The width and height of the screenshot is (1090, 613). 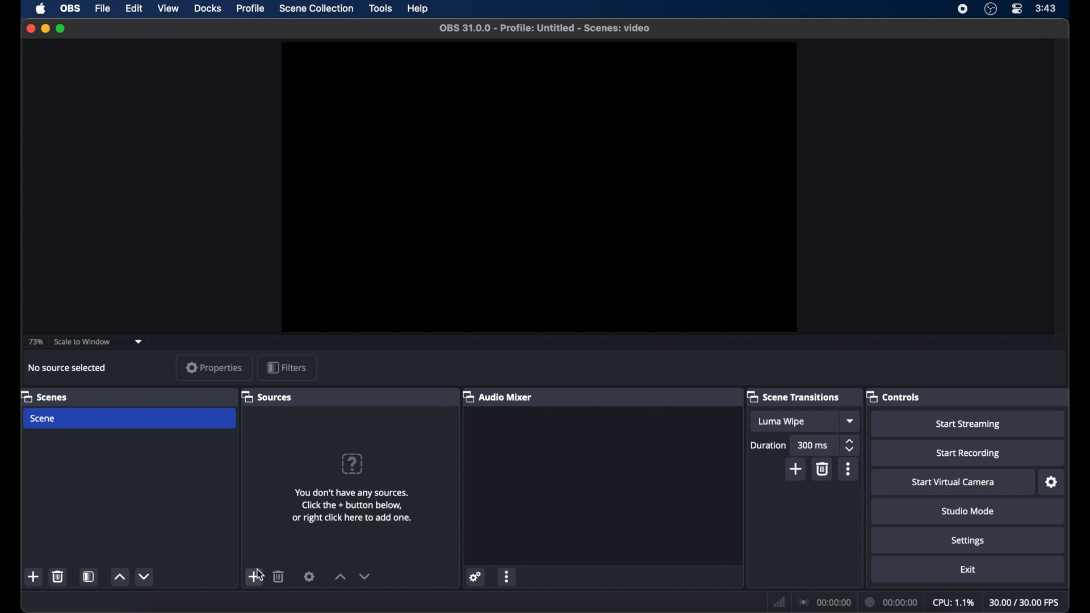 I want to click on minimize, so click(x=45, y=28).